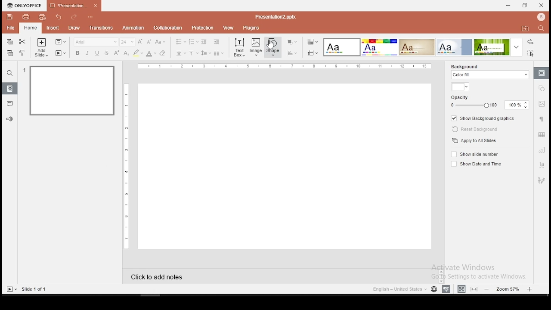 The height and width of the screenshot is (310, 551). What do you see at coordinates (164, 276) in the screenshot?
I see `click to add notes` at bounding box center [164, 276].